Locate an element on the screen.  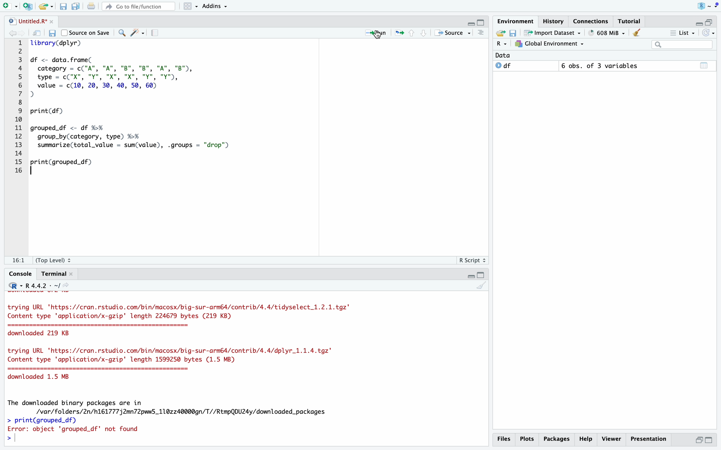
Open new file is located at coordinates (11, 6).